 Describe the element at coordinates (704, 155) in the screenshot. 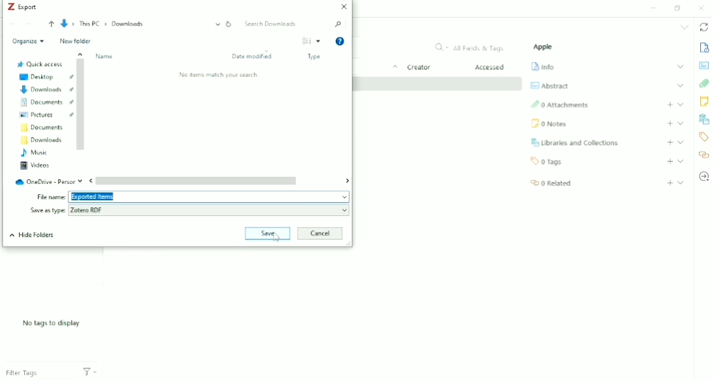

I see `Related` at that location.